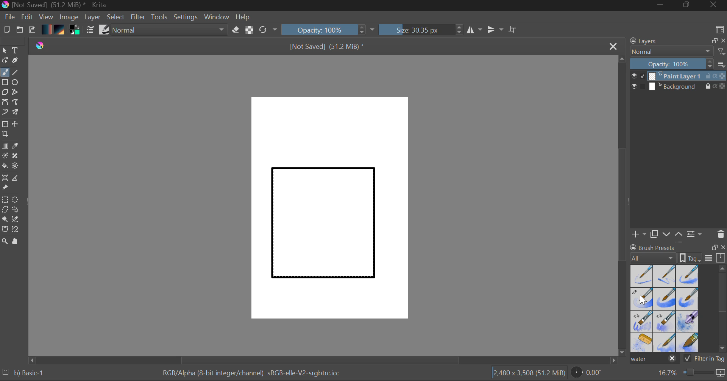 Image resolution: width=727 pixels, height=381 pixels. Describe the element at coordinates (529, 374) in the screenshot. I see `Document Dimensions` at that location.